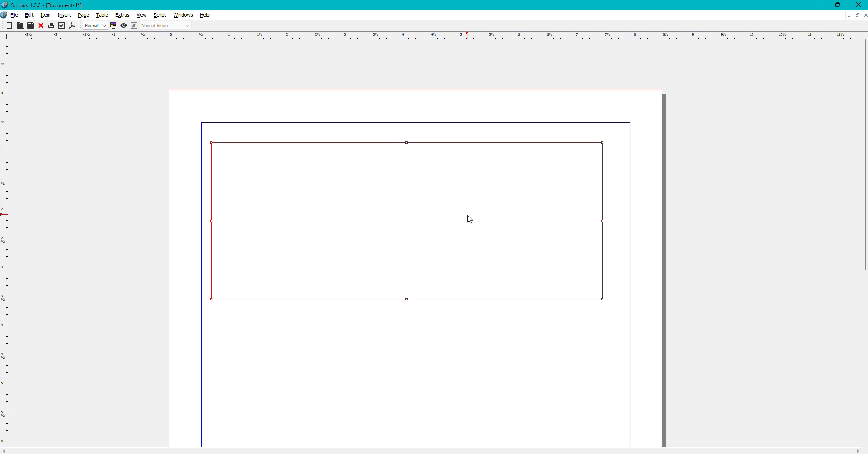  What do you see at coordinates (122, 15) in the screenshot?
I see `Extras` at bounding box center [122, 15].